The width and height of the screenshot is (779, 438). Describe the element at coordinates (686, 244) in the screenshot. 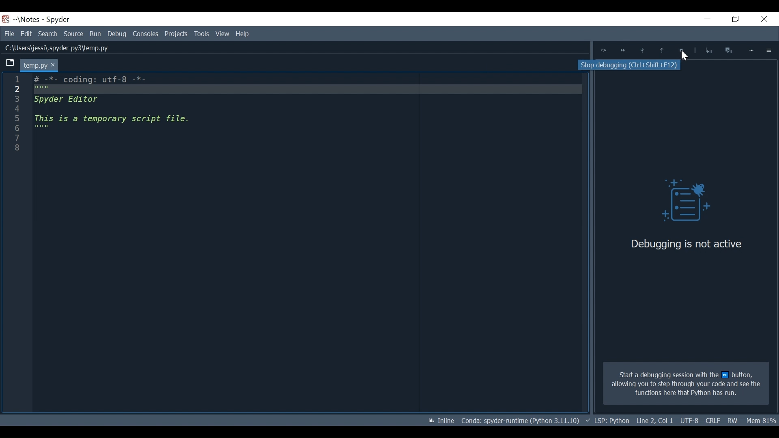

I see `Debugging is not active` at that location.